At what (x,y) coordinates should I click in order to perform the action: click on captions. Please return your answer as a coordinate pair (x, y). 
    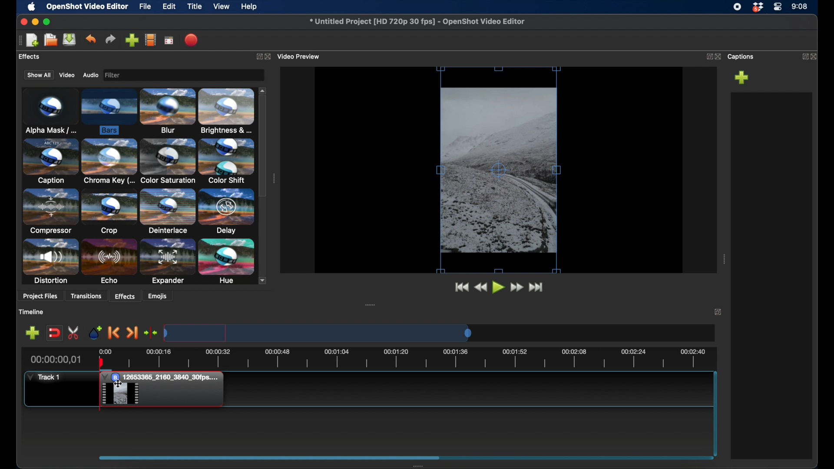
    Looking at the image, I should click on (742, 57).